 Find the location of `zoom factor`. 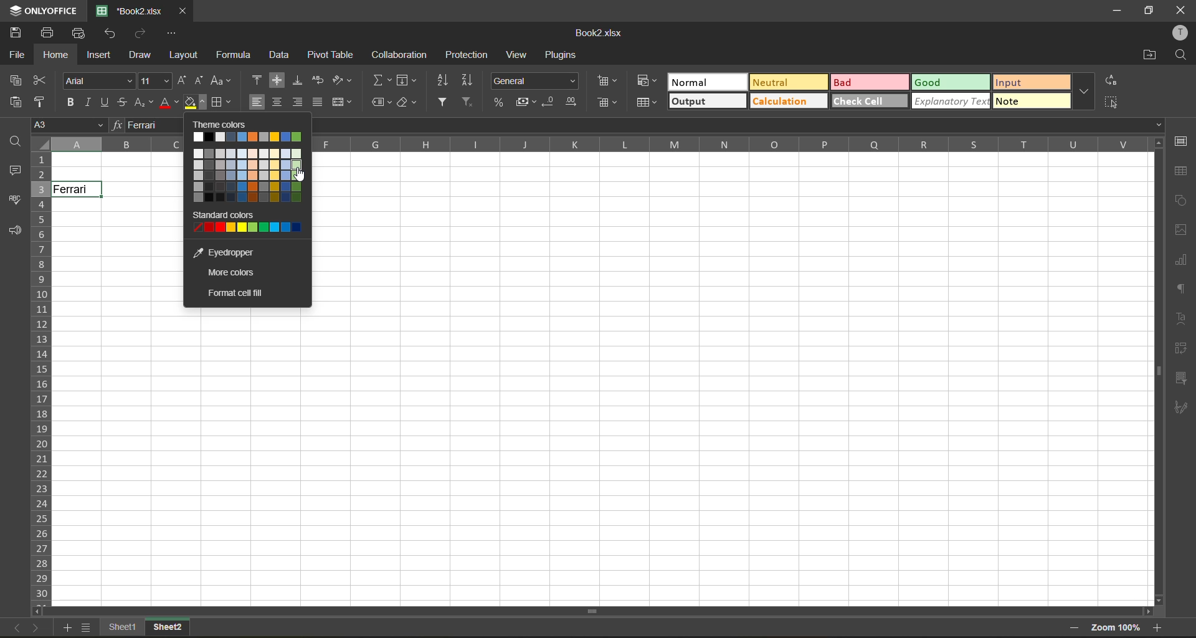

zoom factor is located at coordinates (1117, 627).